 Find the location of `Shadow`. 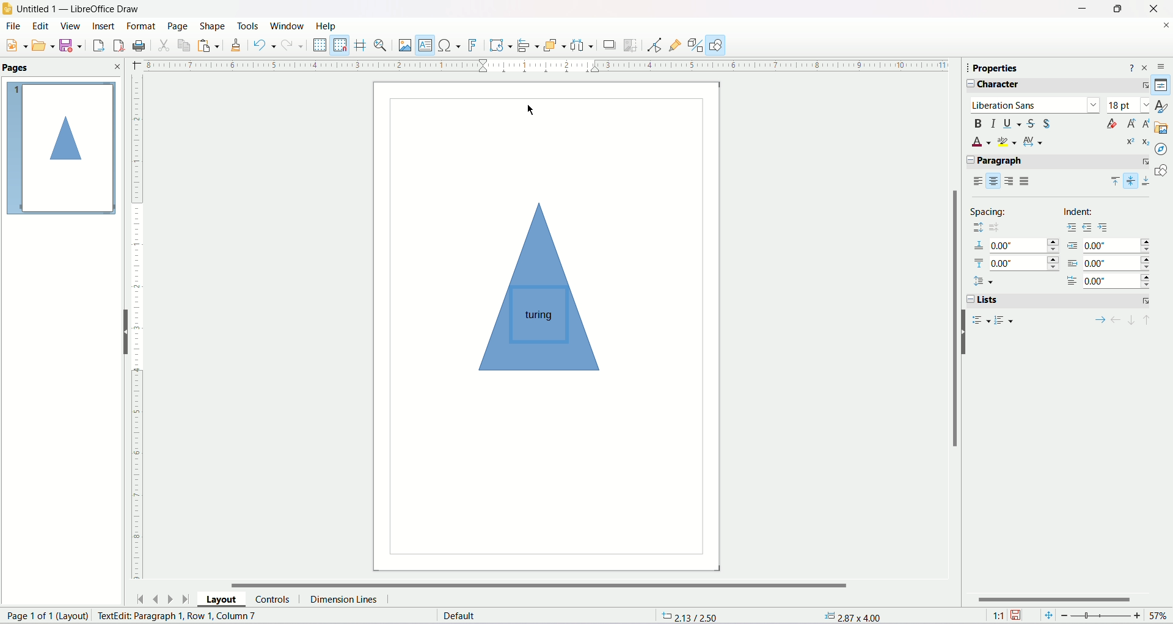

Shadow is located at coordinates (610, 46).